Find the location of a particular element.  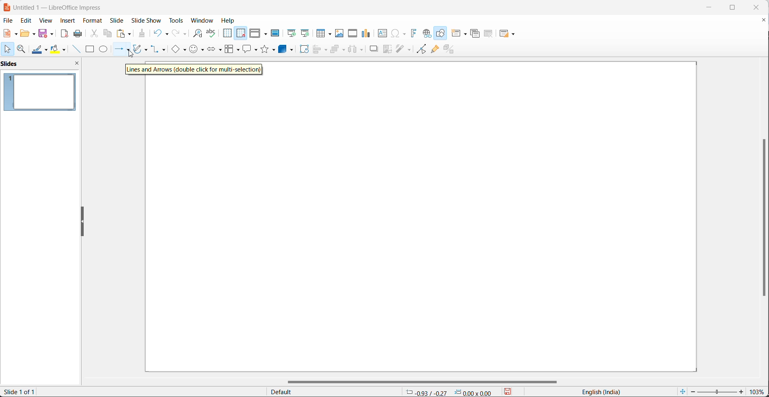

connectors is located at coordinates (160, 50).